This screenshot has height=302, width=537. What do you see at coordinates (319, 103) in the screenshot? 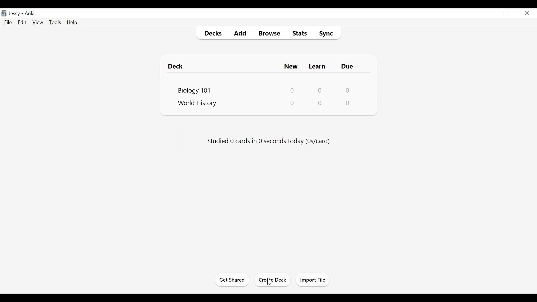
I see `Learn CardCount ` at bounding box center [319, 103].